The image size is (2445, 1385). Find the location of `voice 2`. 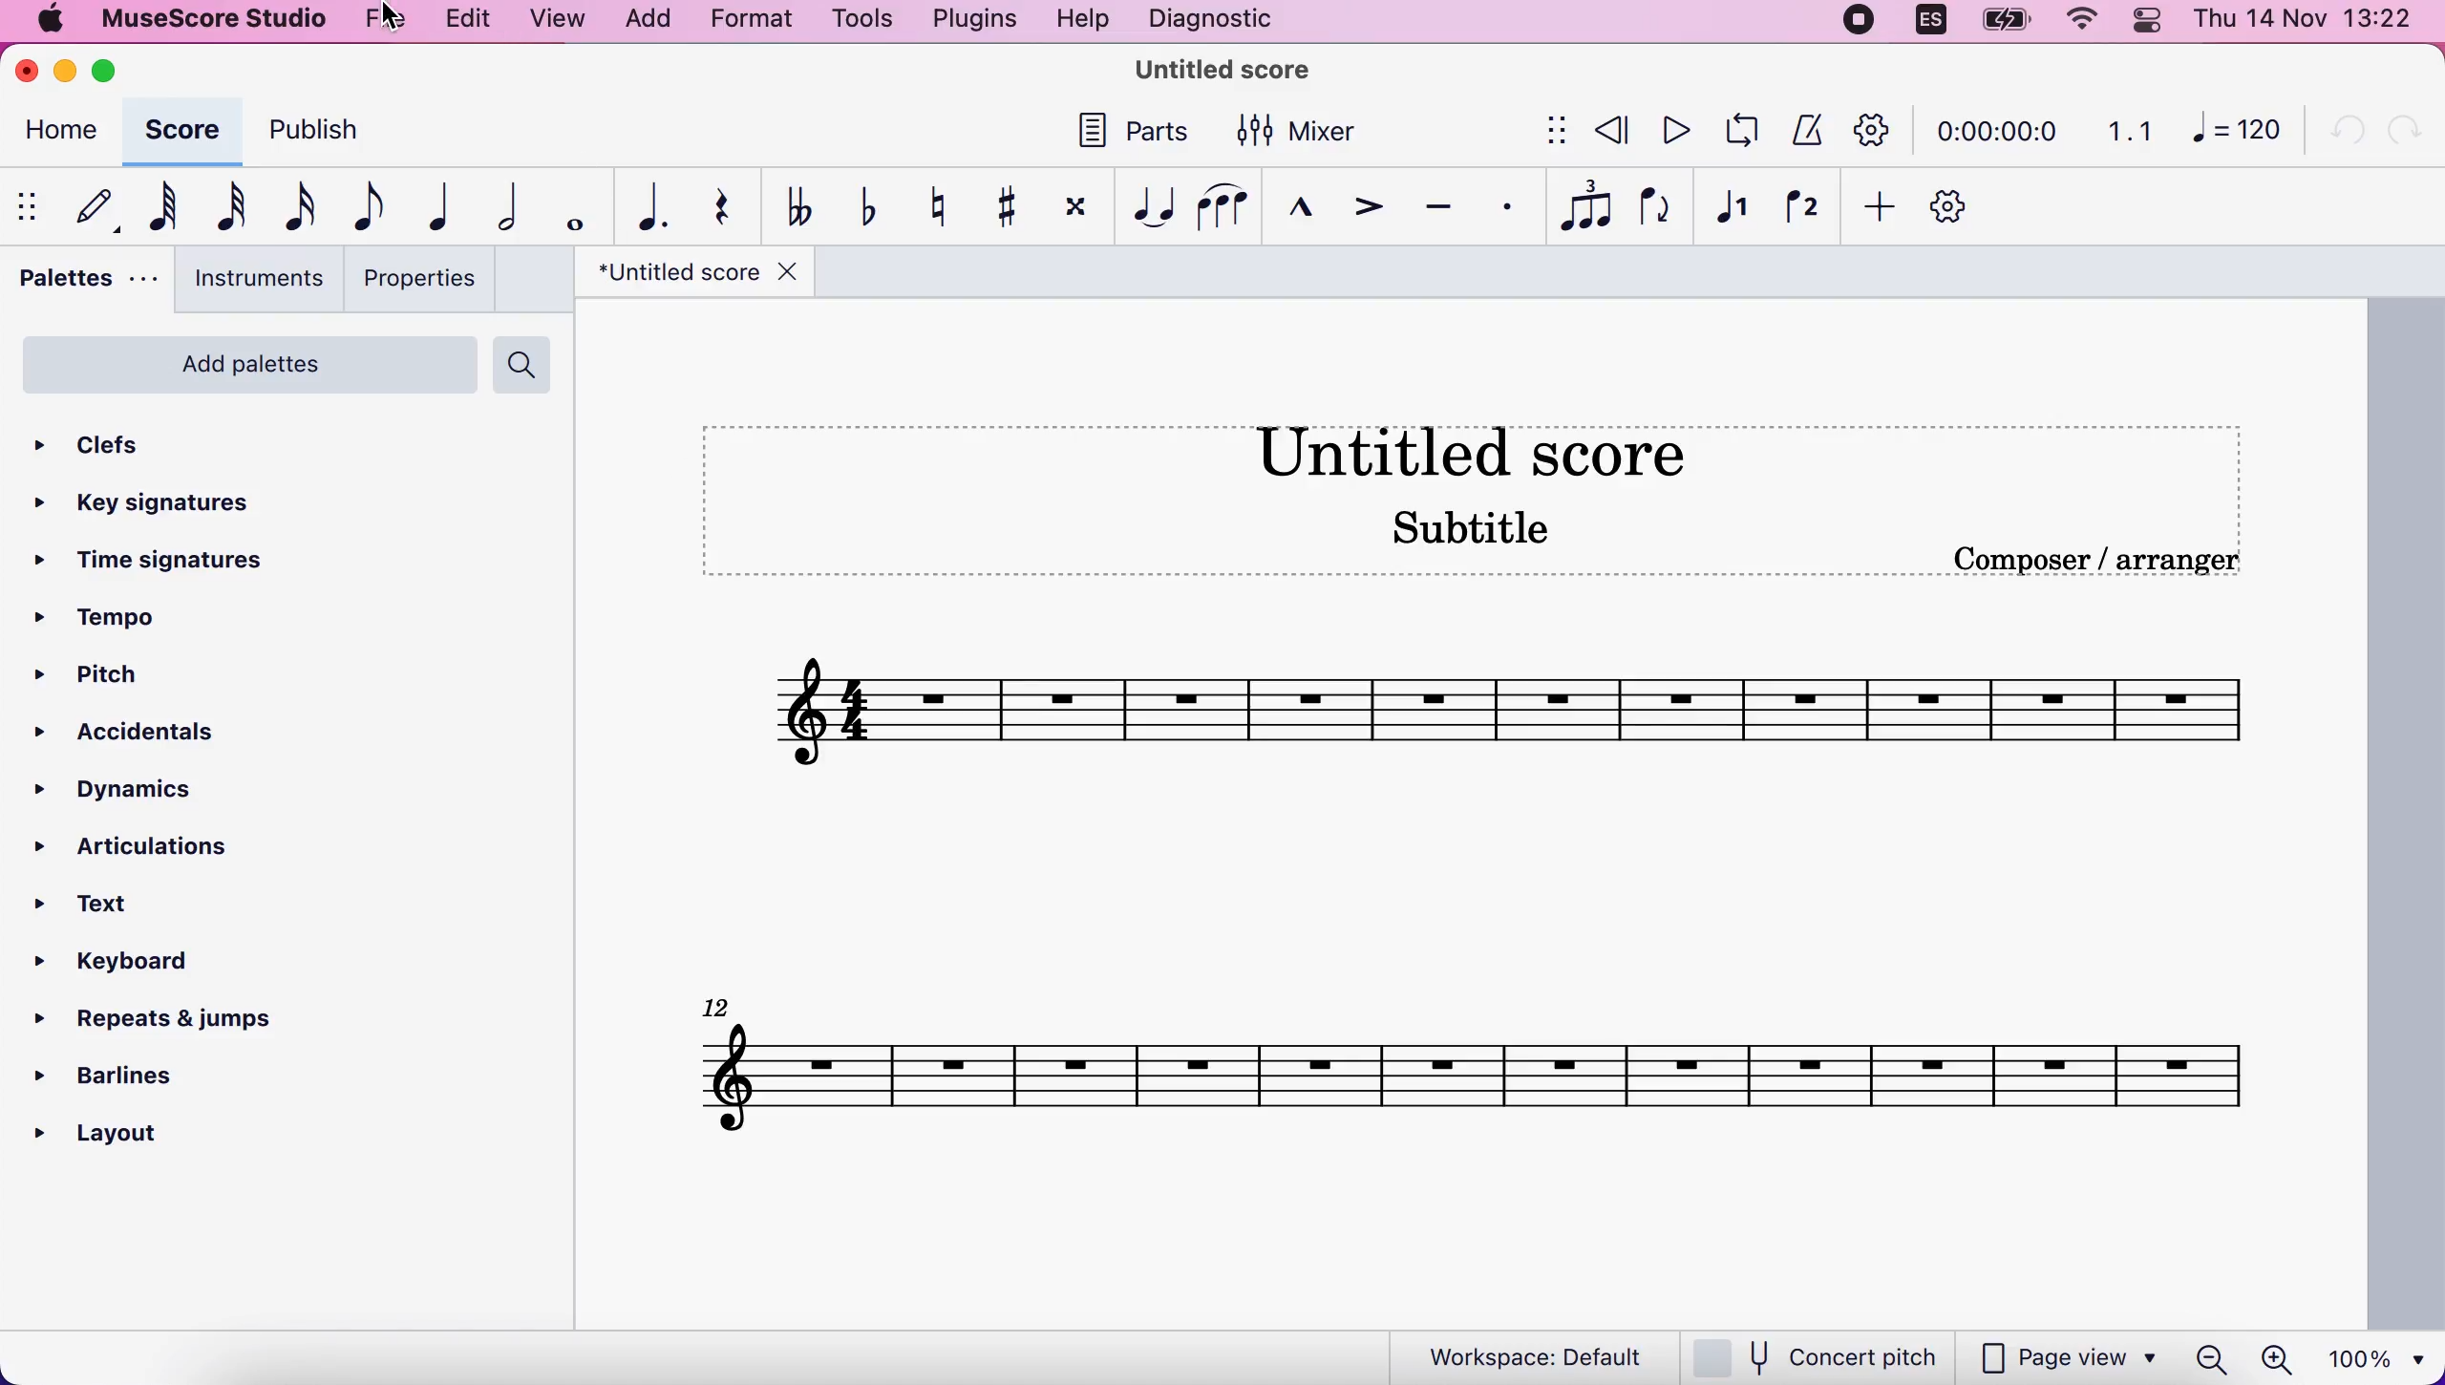

voice 2 is located at coordinates (1798, 209).